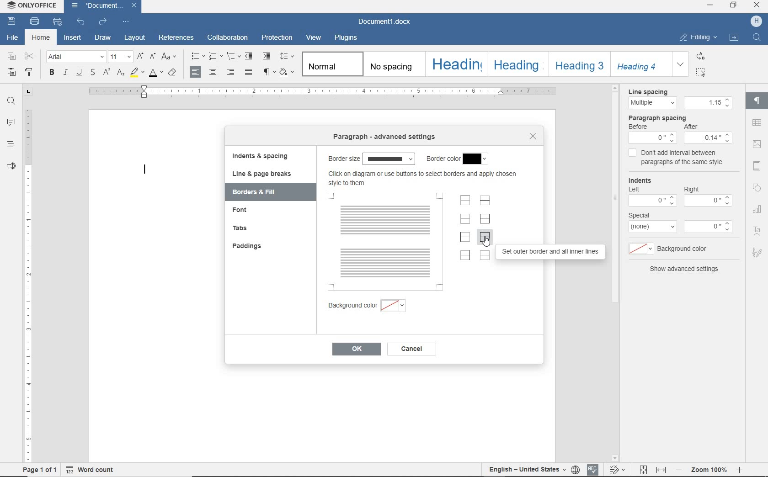 Image resolution: width=768 pixels, height=477 pixels. Describe the element at coordinates (14, 22) in the screenshot. I see `save` at that location.